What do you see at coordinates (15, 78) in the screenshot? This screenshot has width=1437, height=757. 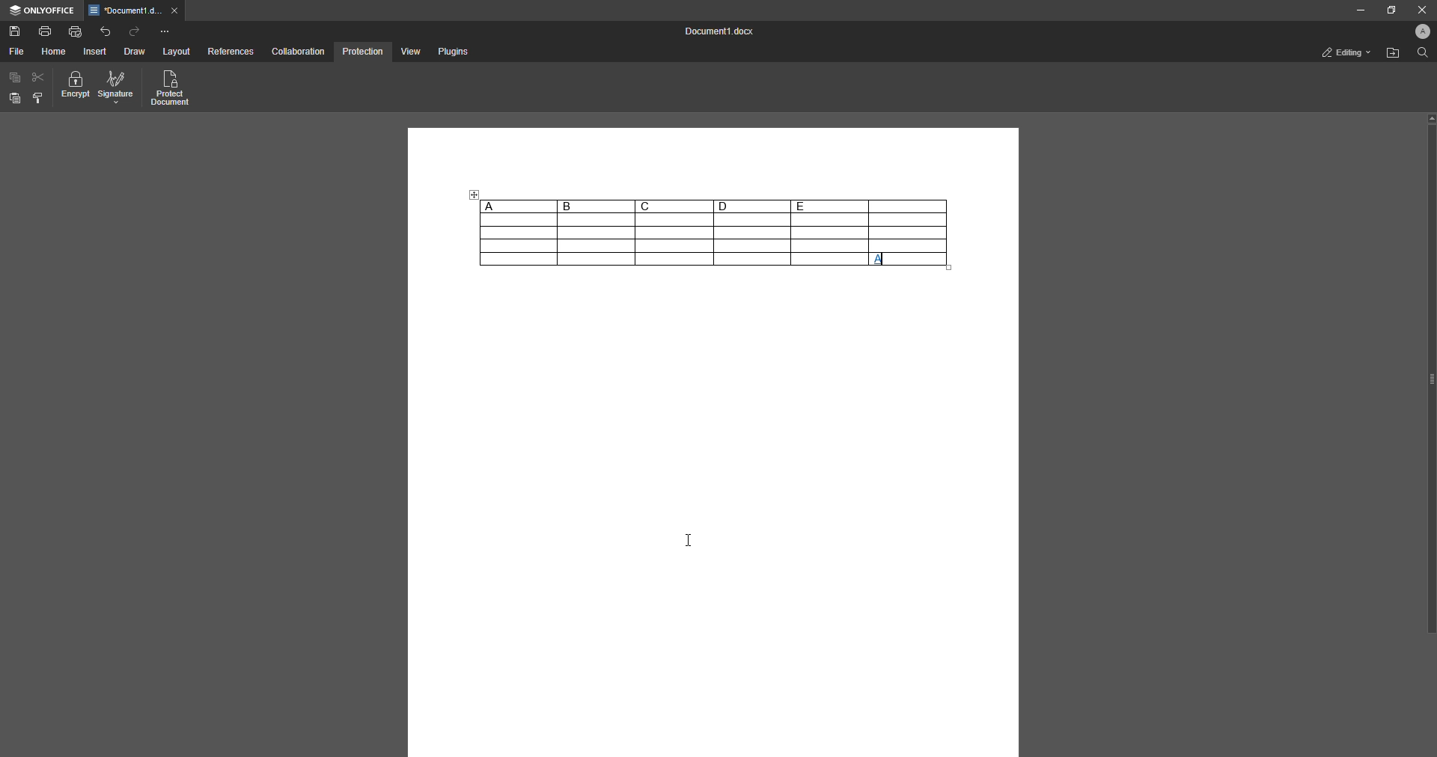 I see `Copy` at bounding box center [15, 78].